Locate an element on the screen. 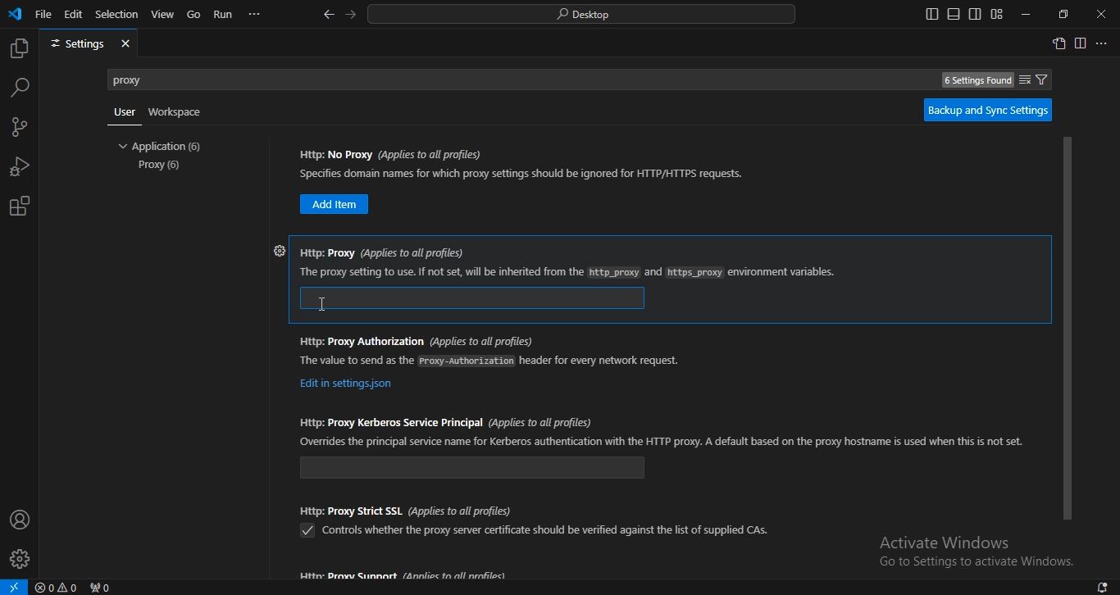 The image size is (1120, 595). Cursor is located at coordinates (321, 303).